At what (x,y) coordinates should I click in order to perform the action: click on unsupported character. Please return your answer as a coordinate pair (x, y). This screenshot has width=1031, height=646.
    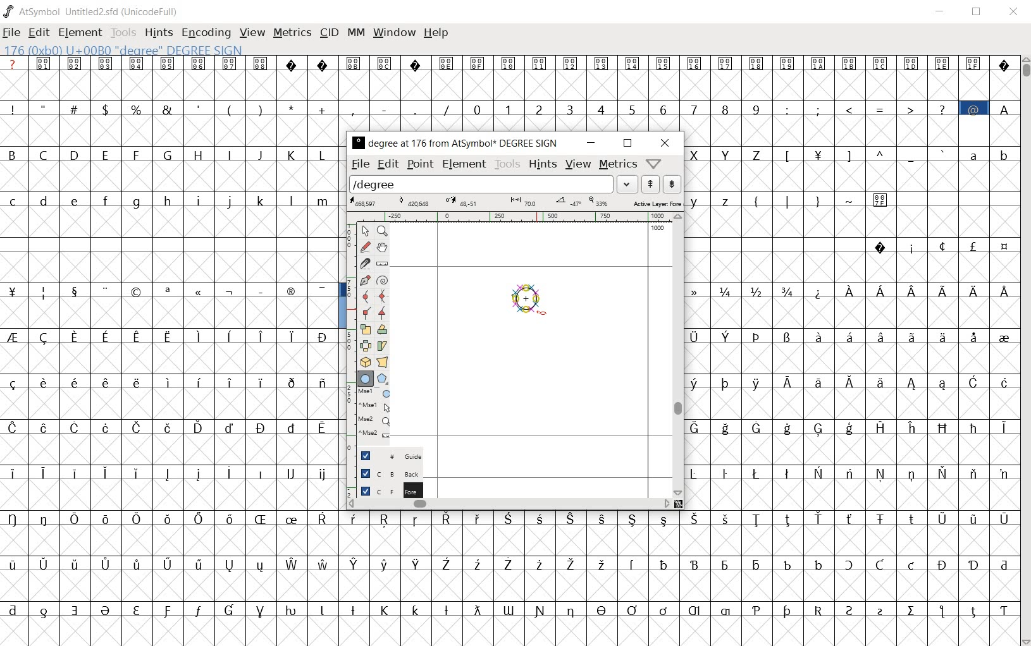
    Looking at the image, I should click on (416, 63).